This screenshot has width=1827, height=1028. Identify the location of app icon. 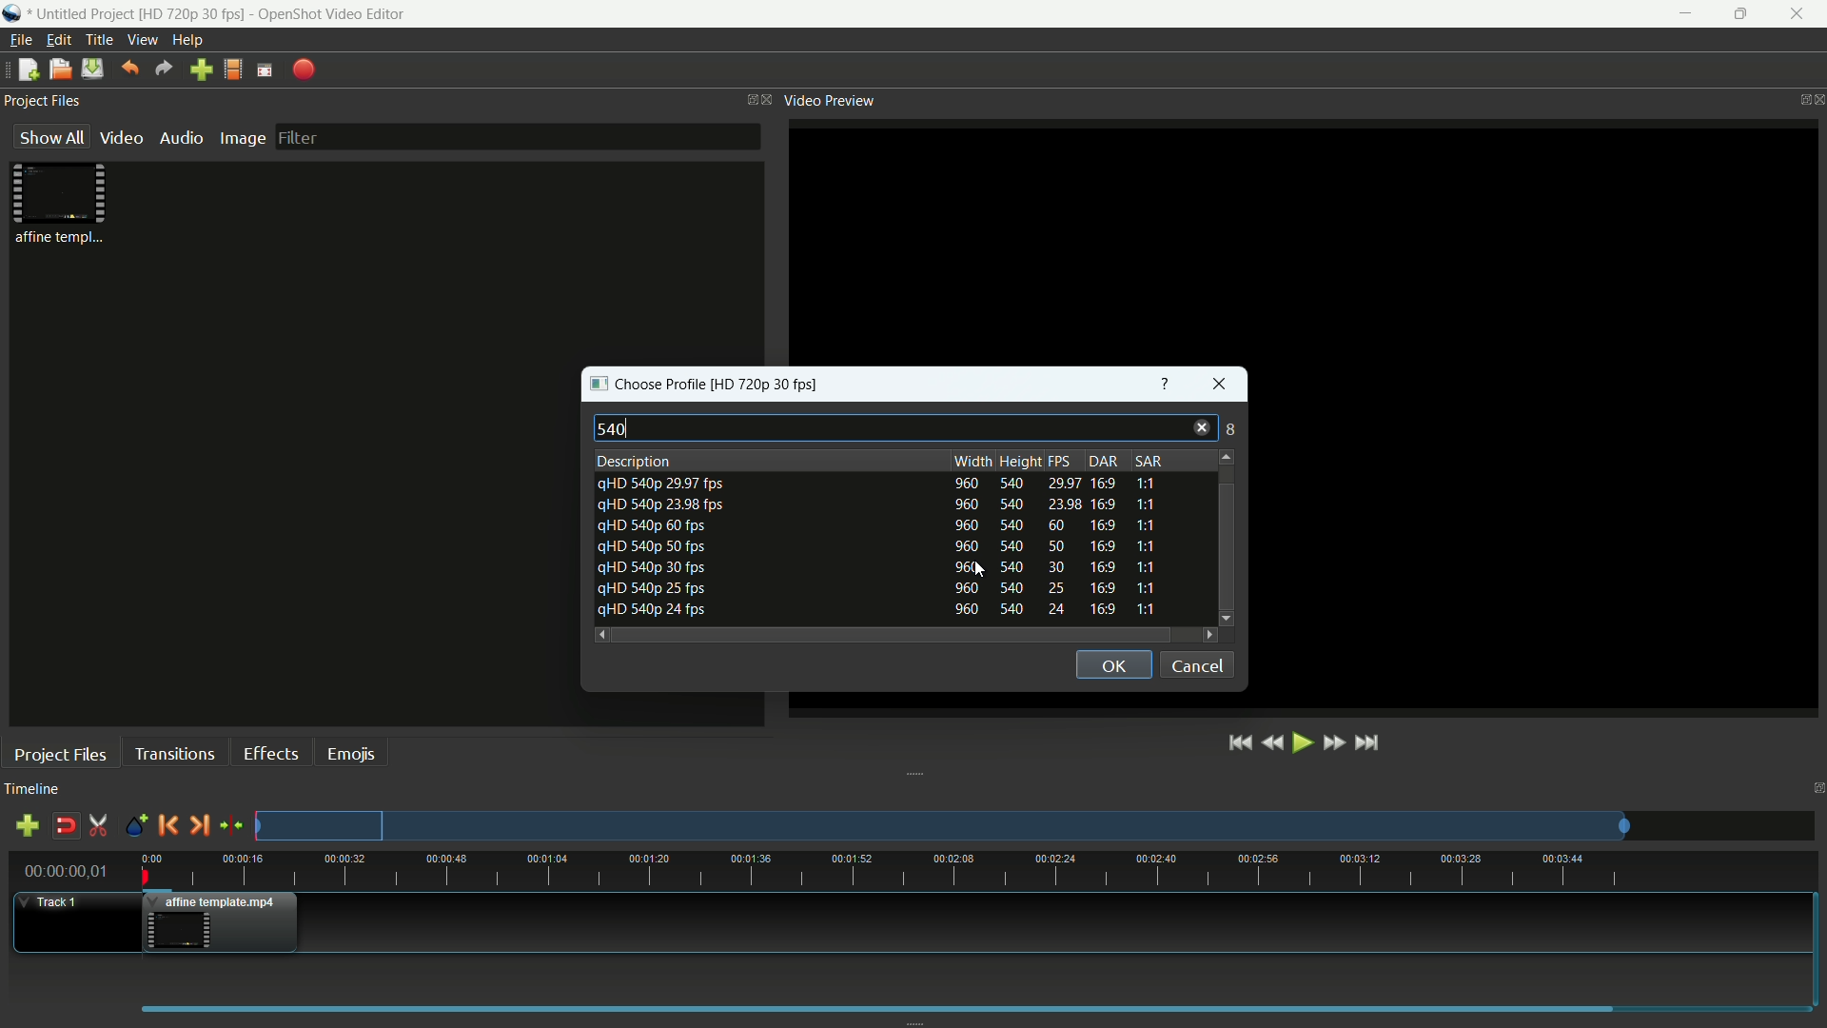
(12, 13).